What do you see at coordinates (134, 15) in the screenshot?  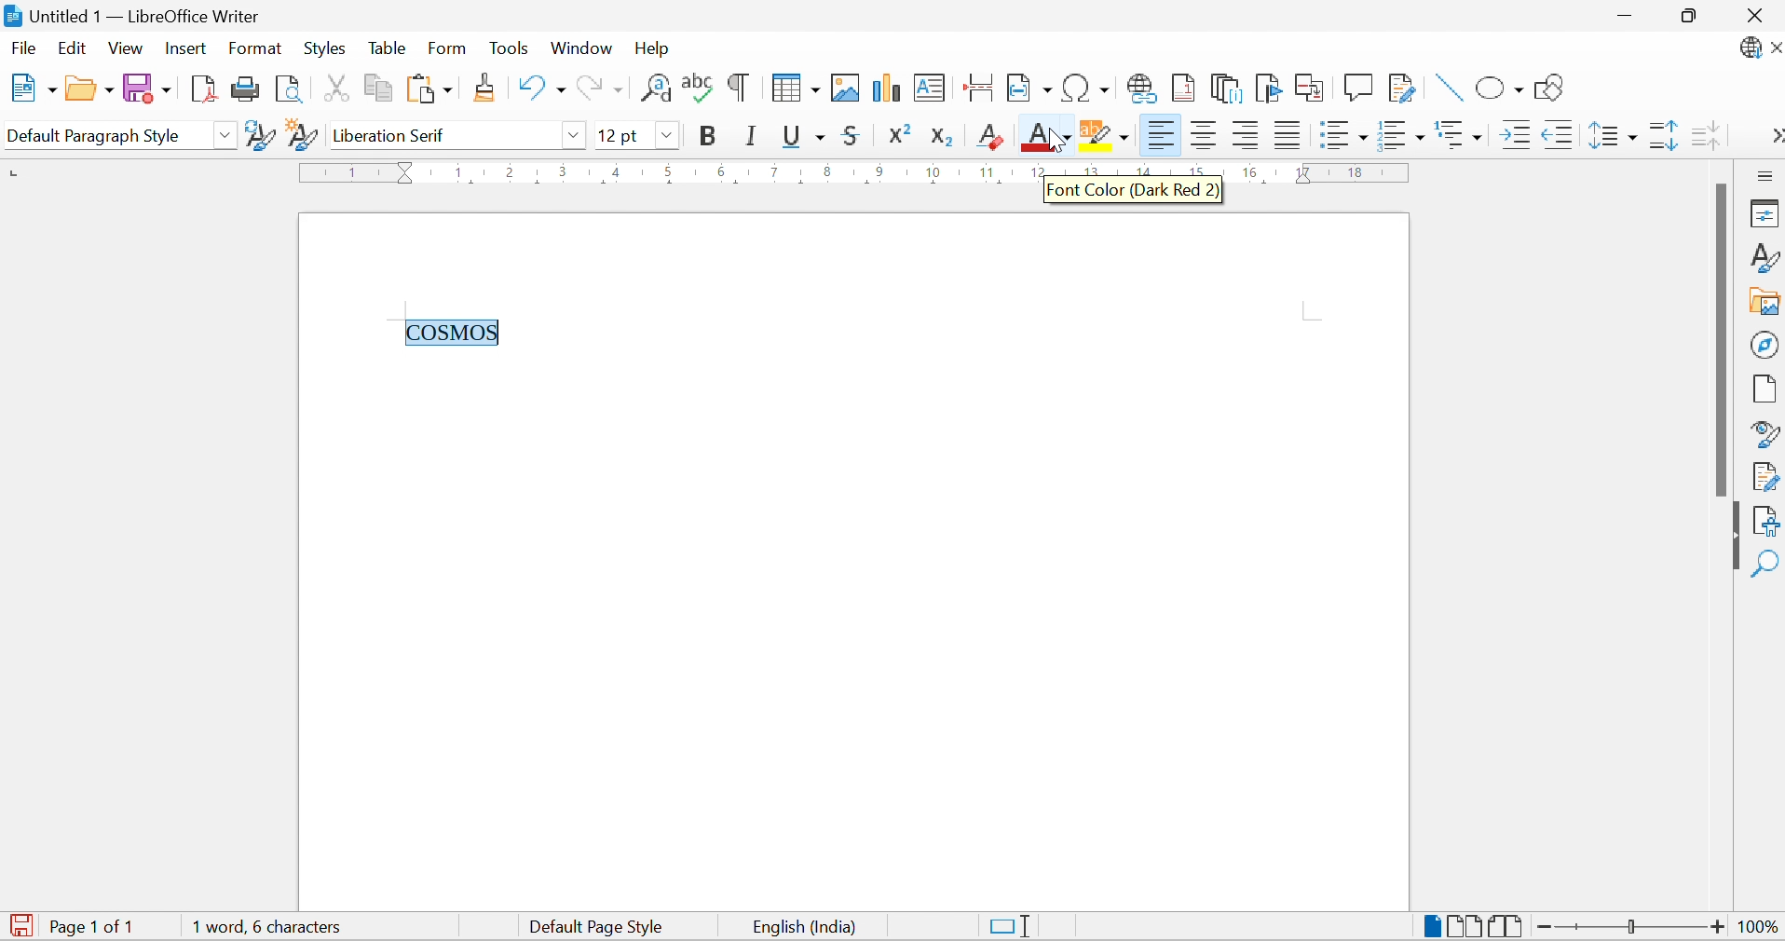 I see `Untitled 1 - LibreOffice Writer` at bounding box center [134, 15].